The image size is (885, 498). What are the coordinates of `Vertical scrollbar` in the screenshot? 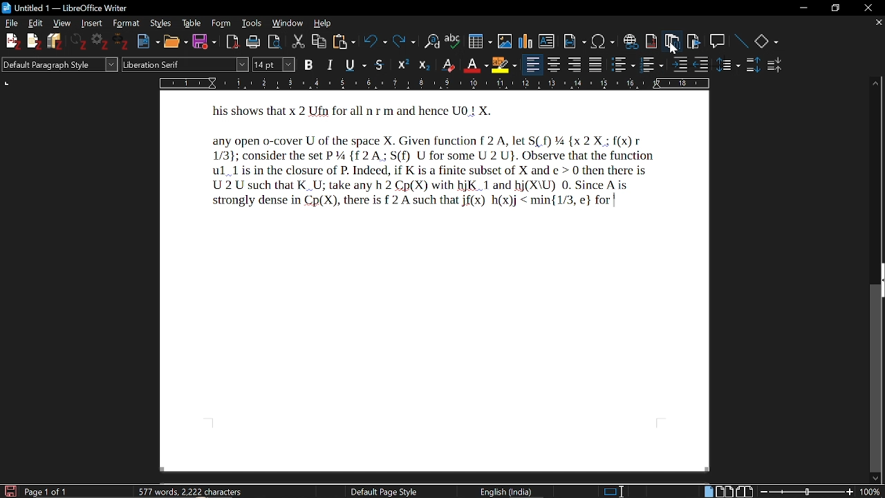 It's located at (877, 378).